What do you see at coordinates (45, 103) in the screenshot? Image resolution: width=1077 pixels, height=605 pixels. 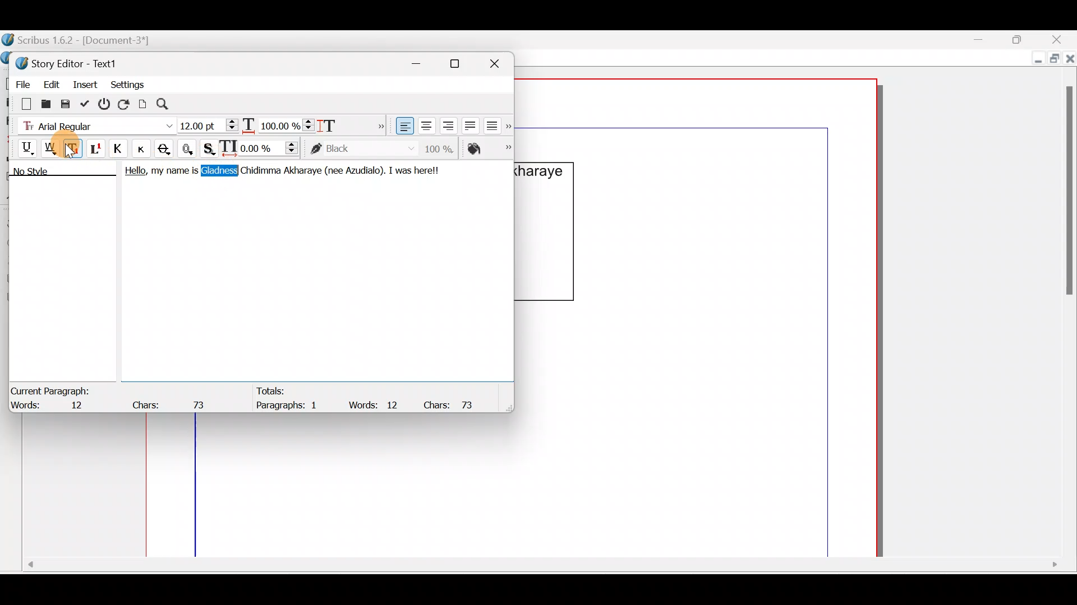 I see `Load from file` at bounding box center [45, 103].